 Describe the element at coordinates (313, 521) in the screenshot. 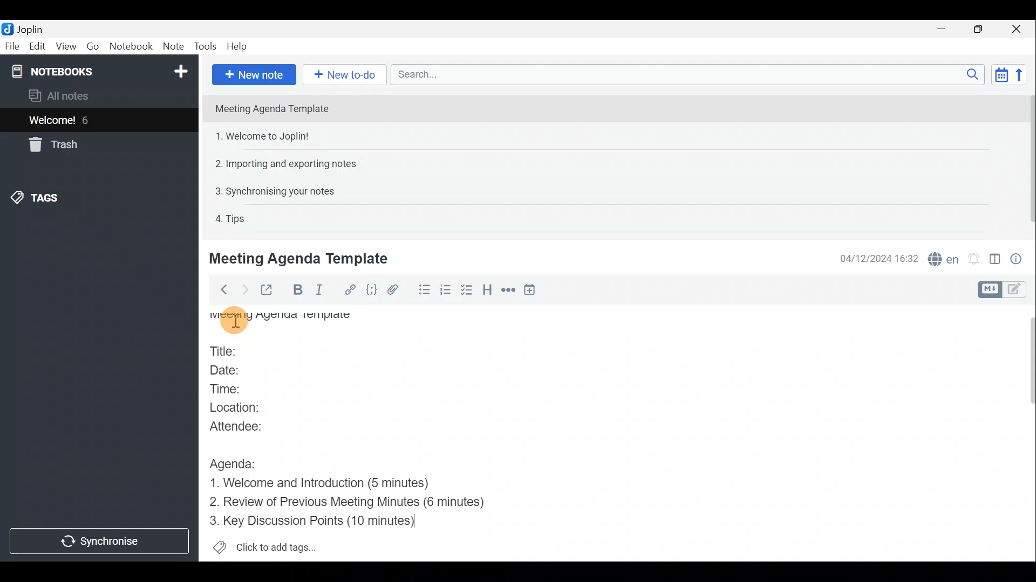

I see `Key Discussion Points (10 minutes)` at that location.